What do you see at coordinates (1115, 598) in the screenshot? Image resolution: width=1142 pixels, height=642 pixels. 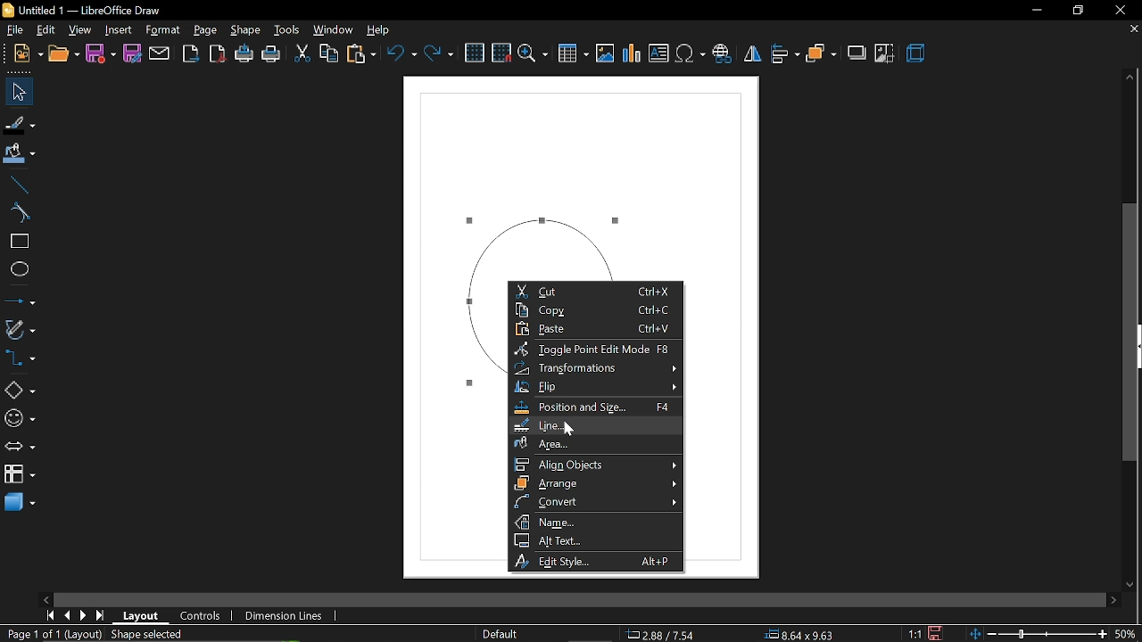 I see `move right` at bounding box center [1115, 598].